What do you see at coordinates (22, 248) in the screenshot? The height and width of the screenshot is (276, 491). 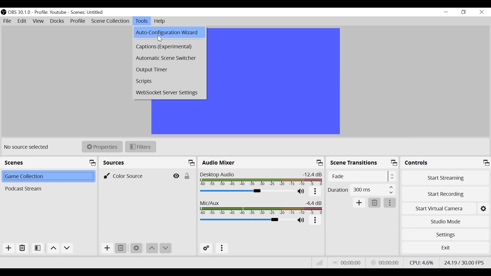 I see `Remove` at bounding box center [22, 248].